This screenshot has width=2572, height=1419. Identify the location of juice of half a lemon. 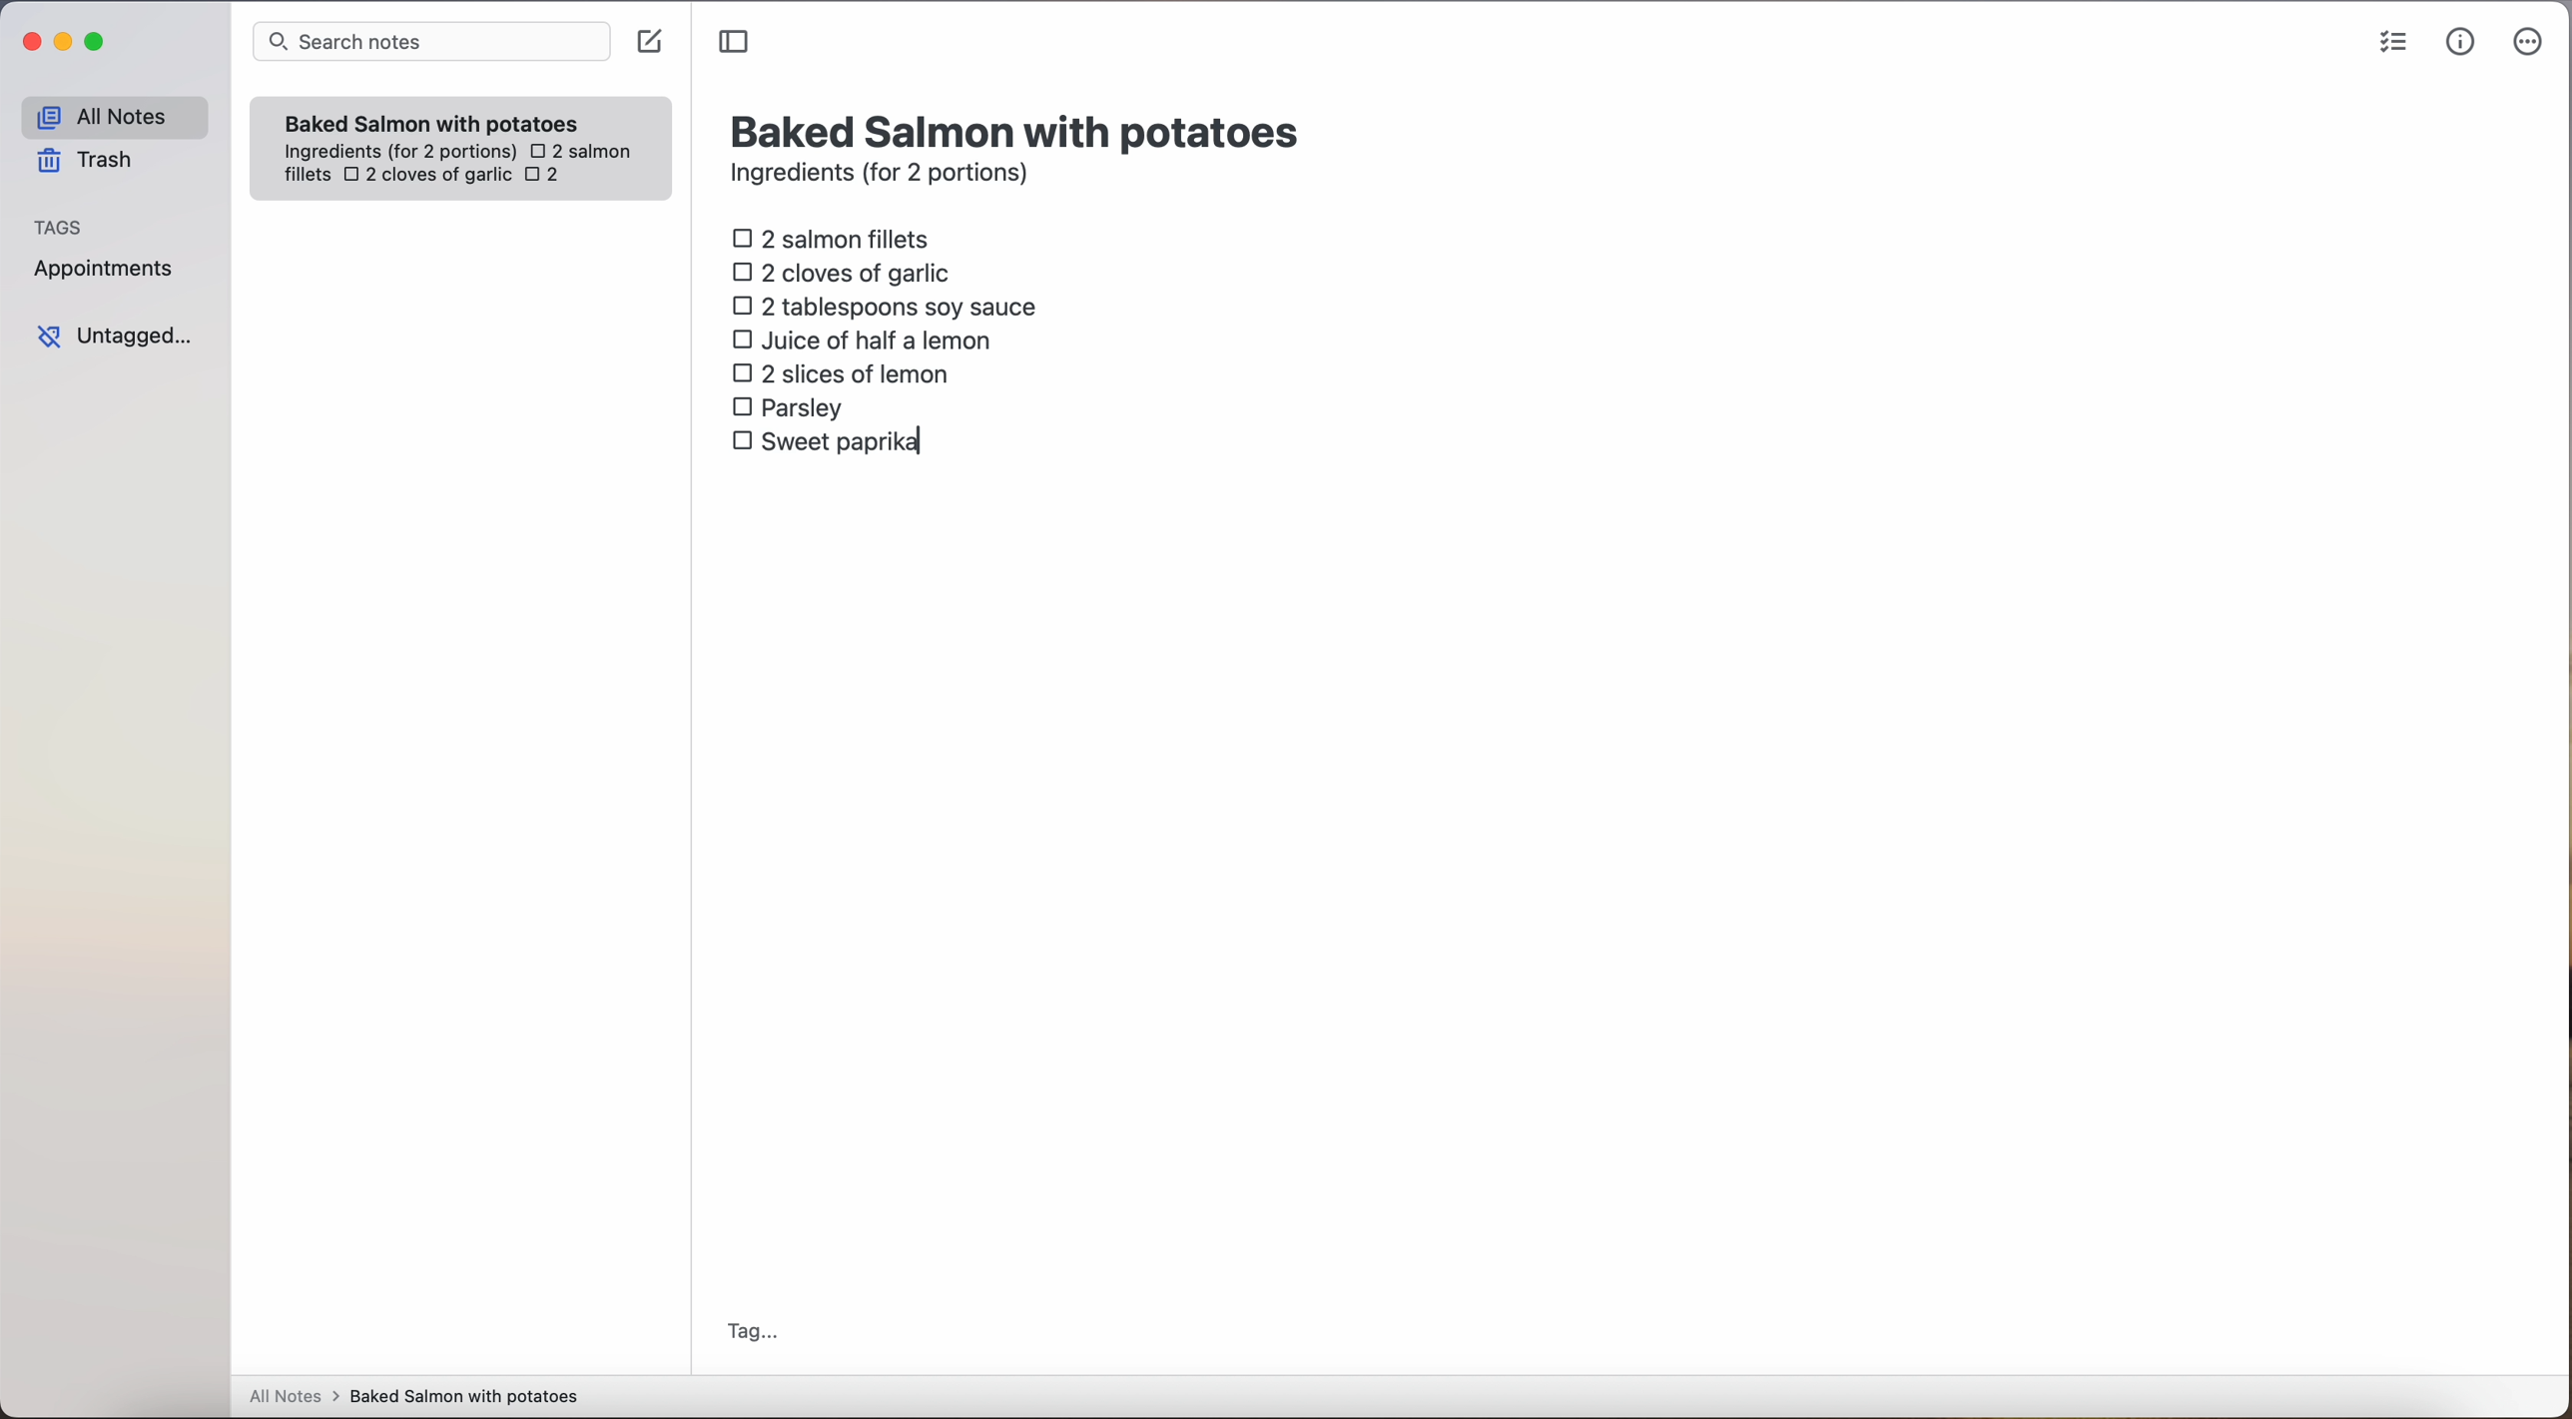
(868, 340).